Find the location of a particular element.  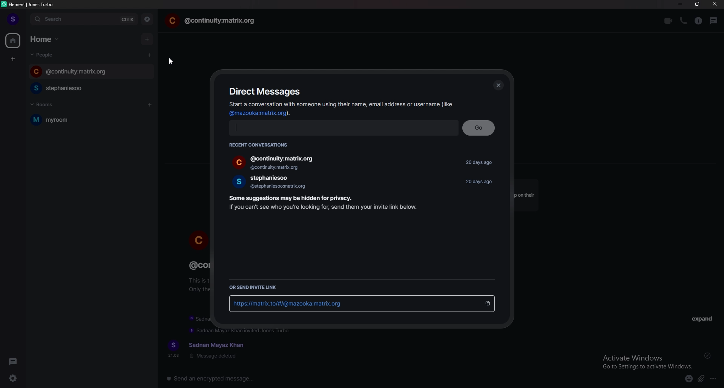

cursor is located at coordinates (173, 60).